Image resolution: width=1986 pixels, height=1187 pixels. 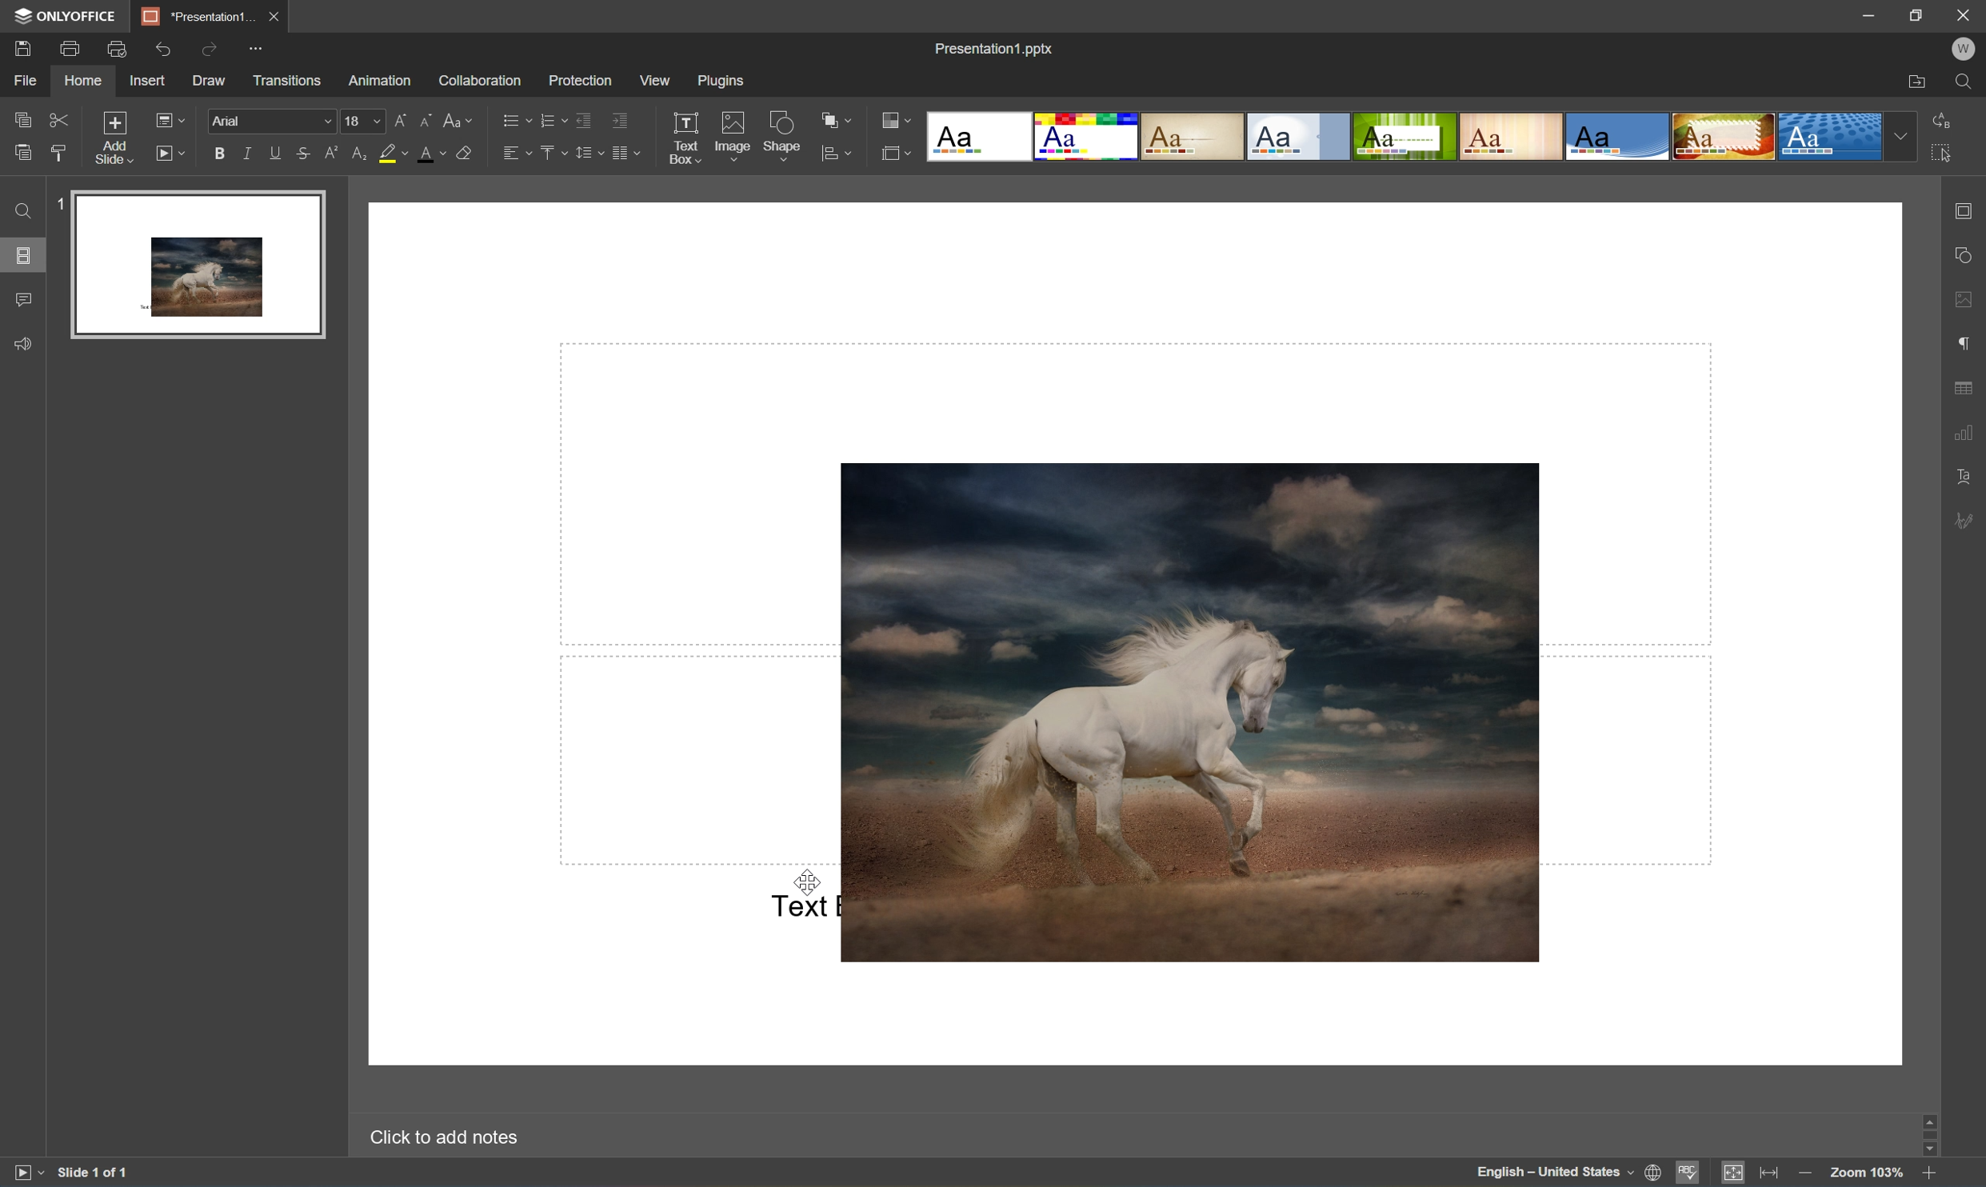 I want to click on View, so click(x=657, y=81).